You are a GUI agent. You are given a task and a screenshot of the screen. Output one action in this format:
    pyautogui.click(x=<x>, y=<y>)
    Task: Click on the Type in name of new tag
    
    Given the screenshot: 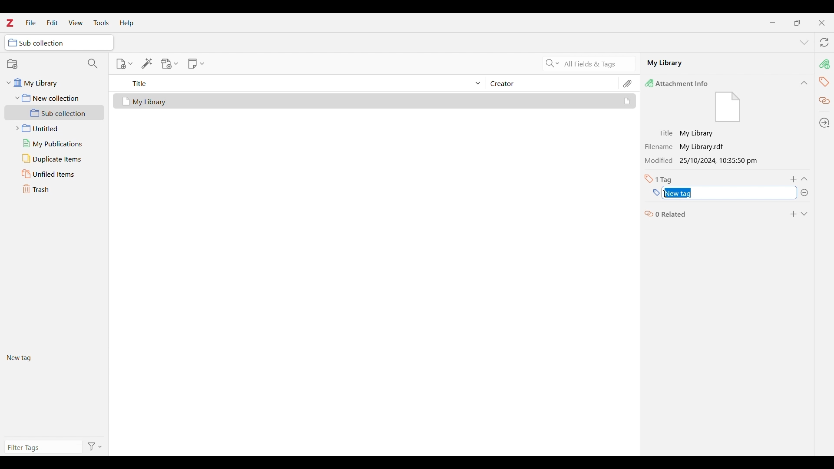 What is the action you would take?
    pyautogui.click(x=656, y=193)
    